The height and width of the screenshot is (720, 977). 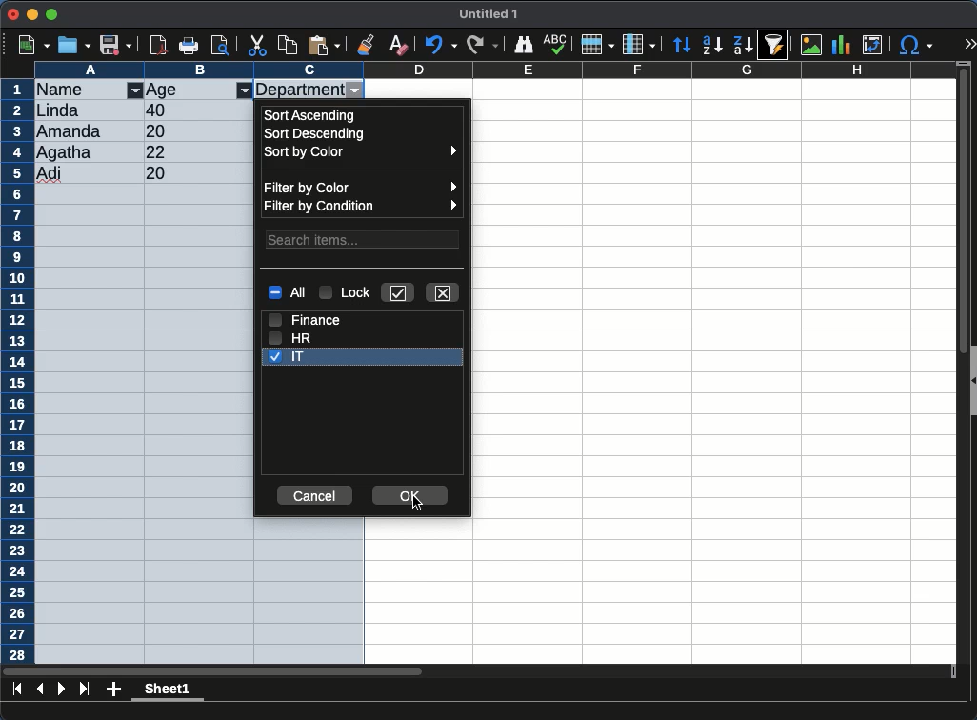 What do you see at coordinates (158, 47) in the screenshot?
I see `pdf reader` at bounding box center [158, 47].